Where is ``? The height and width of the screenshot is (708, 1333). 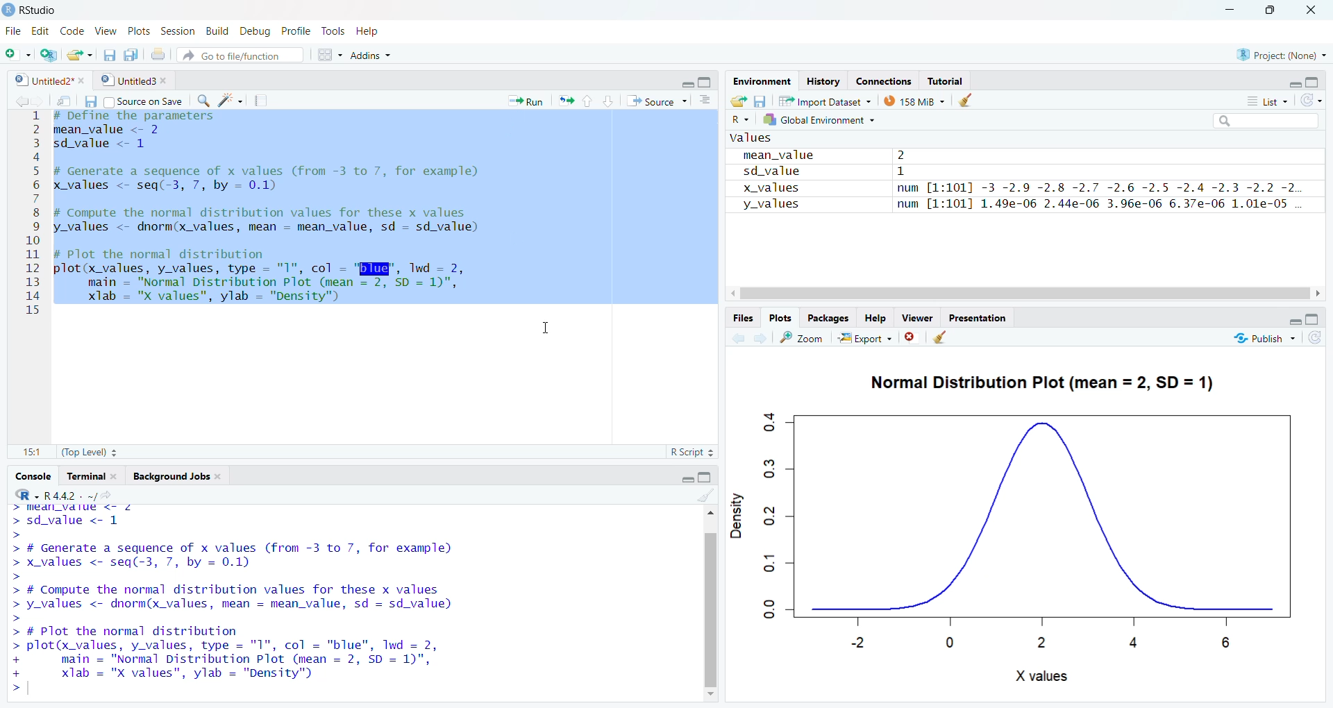  is located at coordinates (328, 53).